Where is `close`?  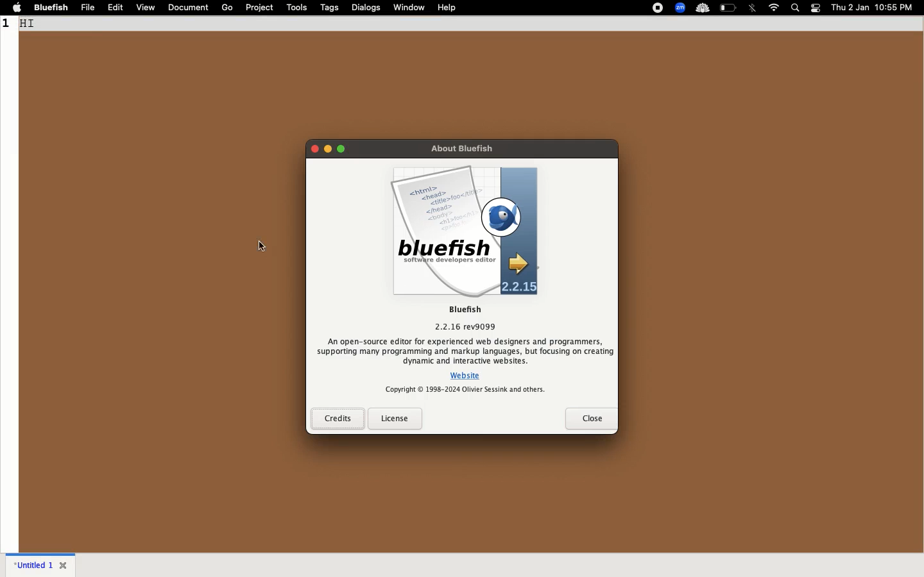 close is located at coordinates (65, 564).